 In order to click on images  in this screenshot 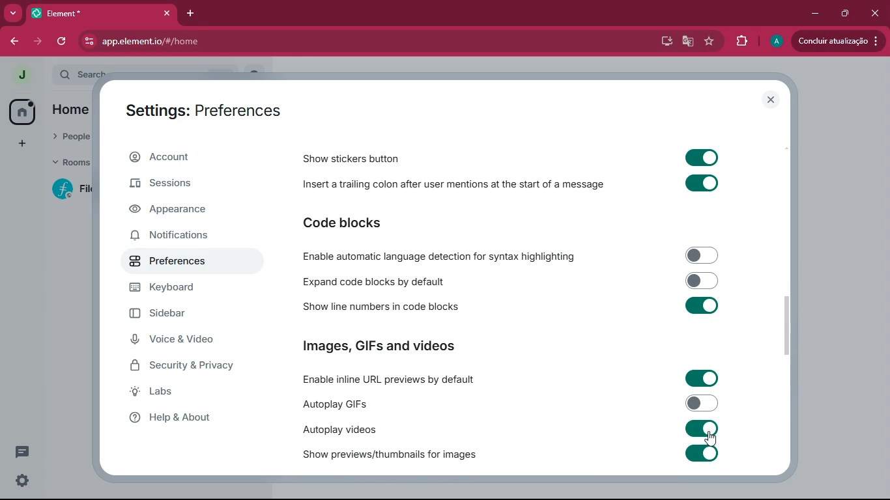, I will do `click(380, 347)`.